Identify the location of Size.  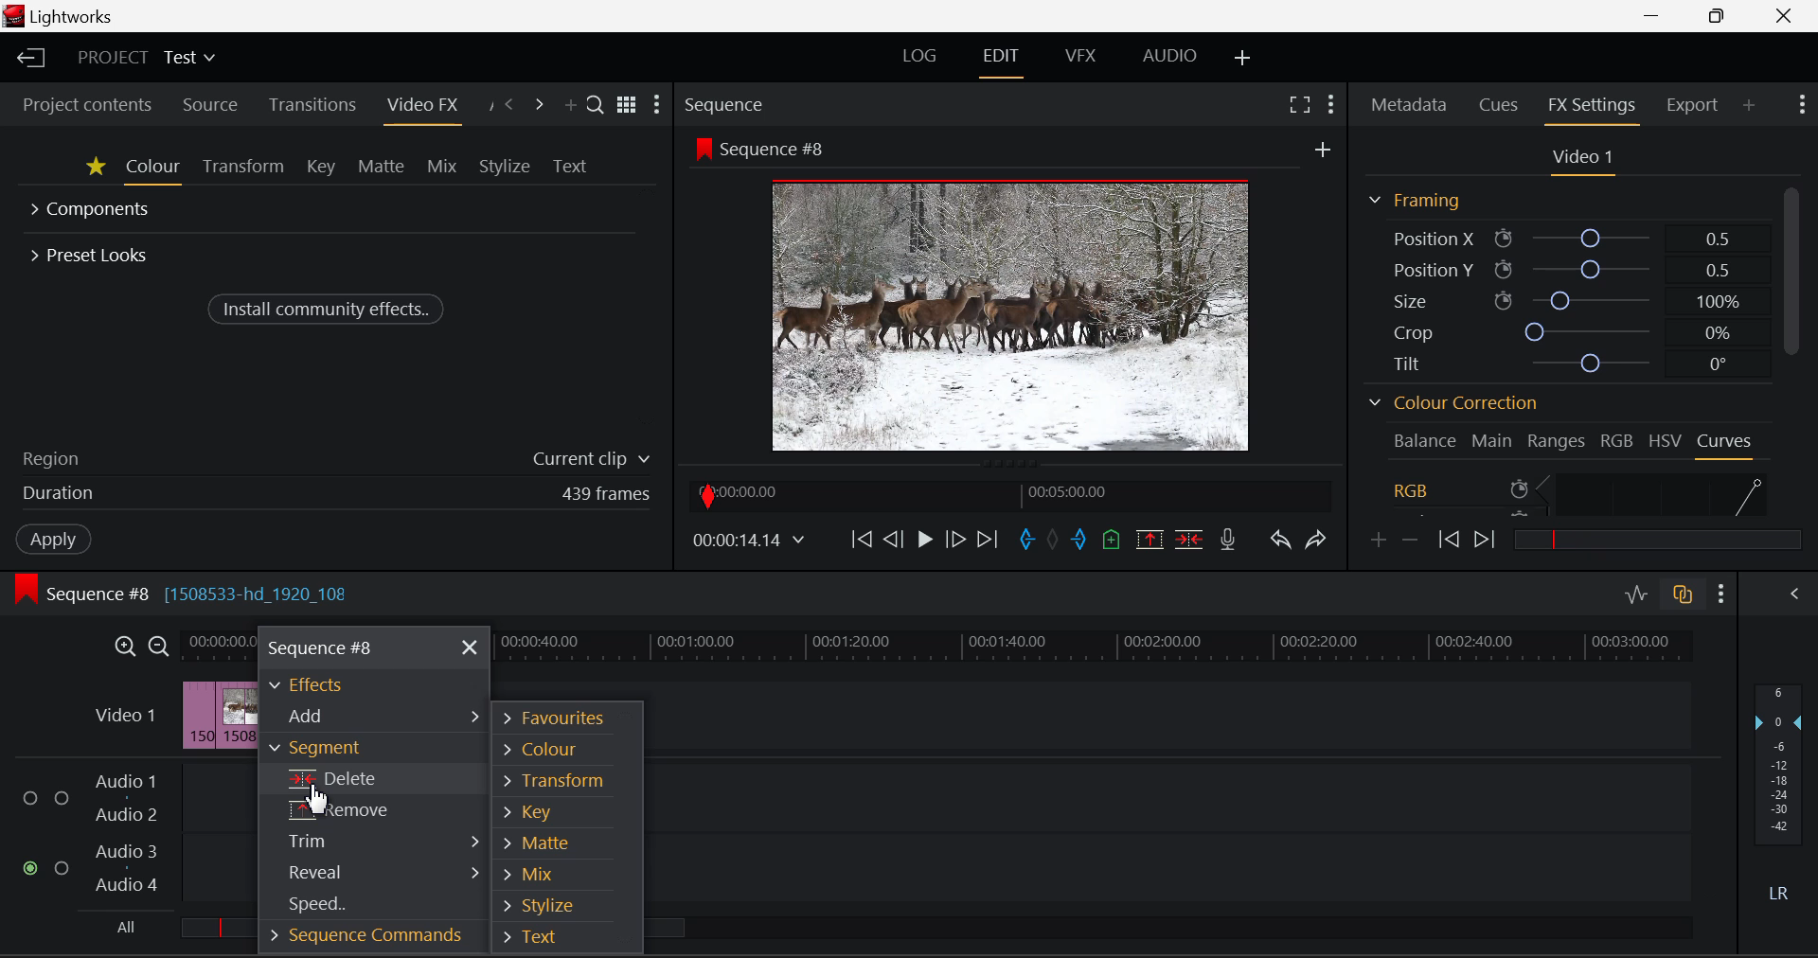
(1561, 300).